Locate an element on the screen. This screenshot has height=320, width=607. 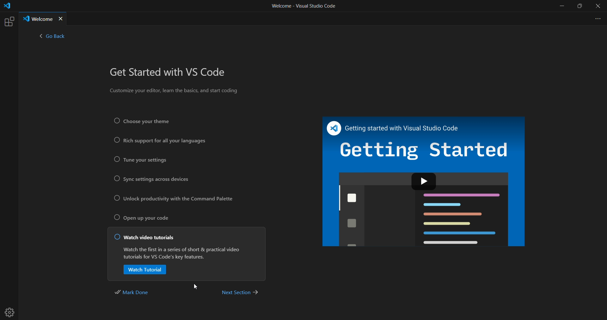
next section is located at coordinates (240, 292).